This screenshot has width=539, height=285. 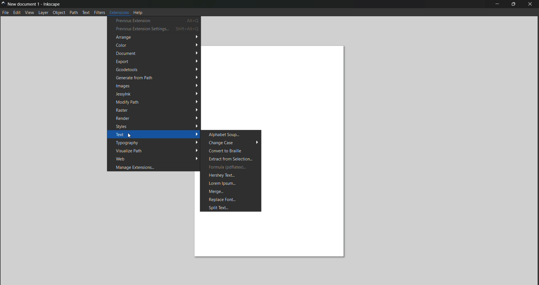 I want to click on arrange, so click(x=154, y=37).